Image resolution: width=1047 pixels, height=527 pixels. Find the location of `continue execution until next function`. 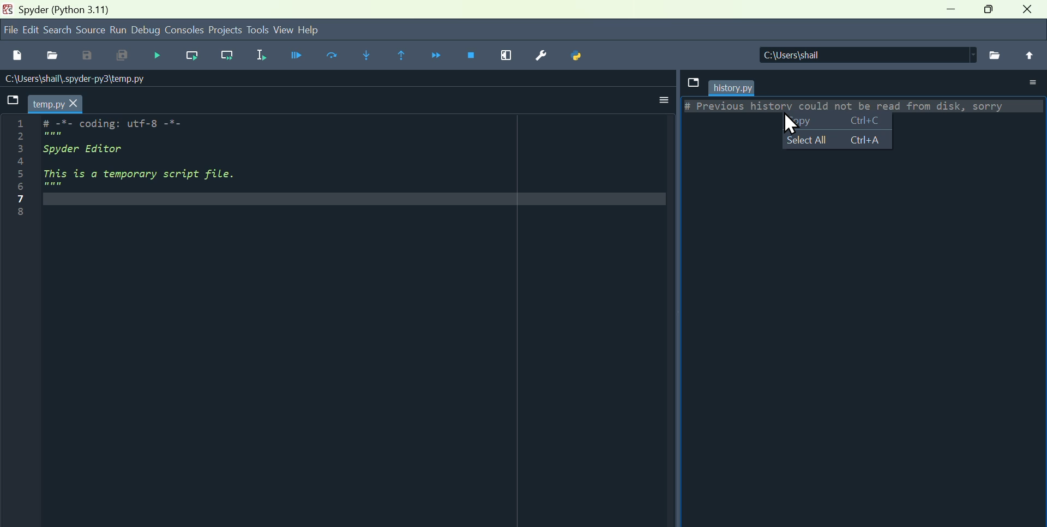

continue execution until next function is located at coordinates (438, 57).